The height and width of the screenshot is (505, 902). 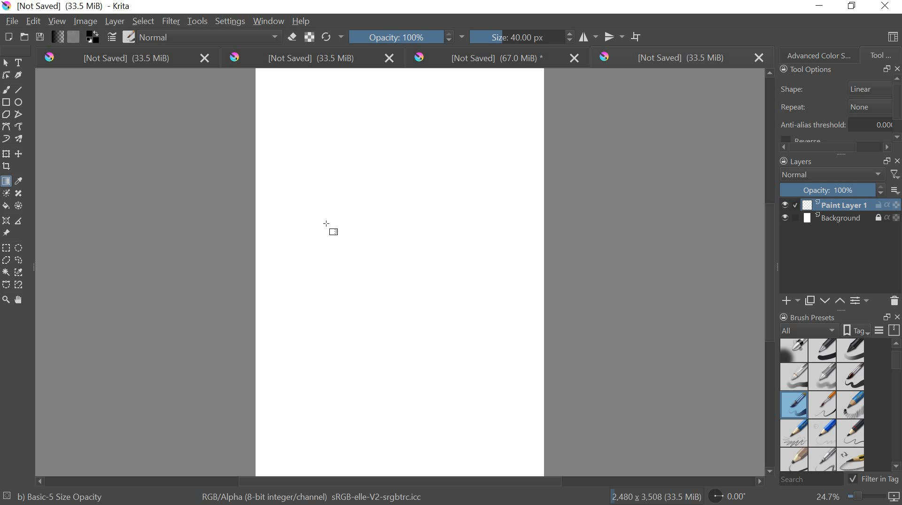 I want to click on b) basic 5 size opacity, so click(x=57, y=496).